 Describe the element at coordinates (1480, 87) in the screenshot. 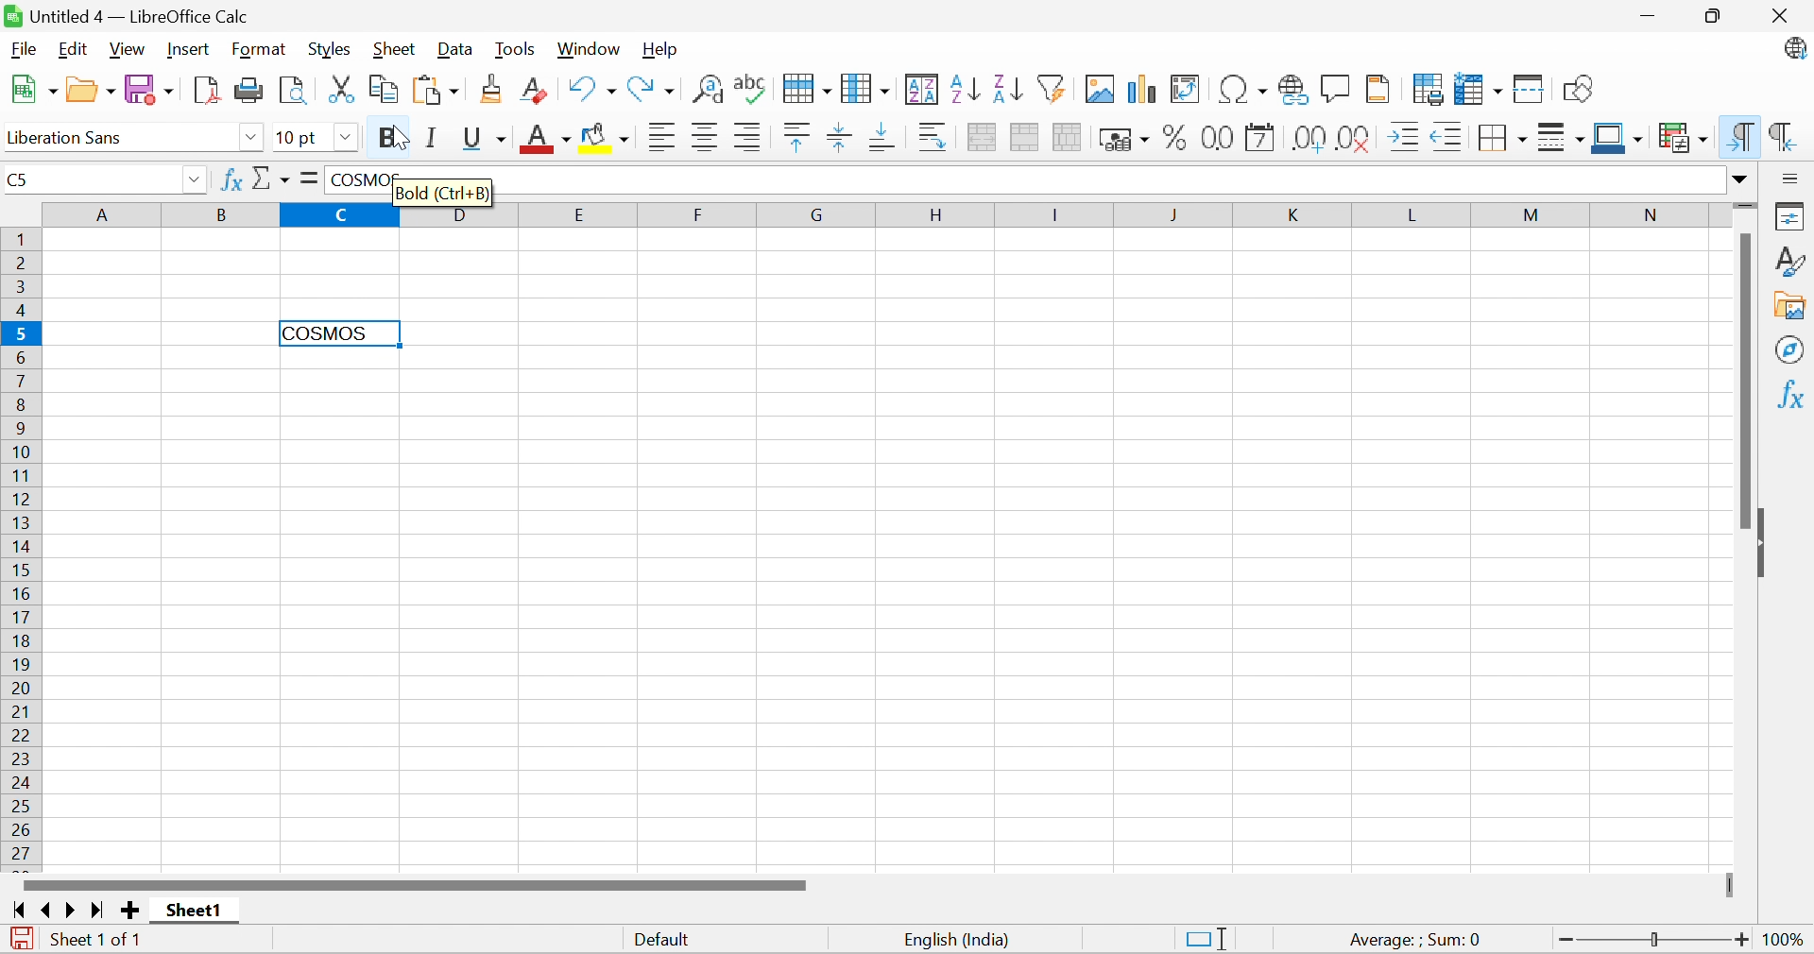

I see `Freeze Rows and Columns` at that location.